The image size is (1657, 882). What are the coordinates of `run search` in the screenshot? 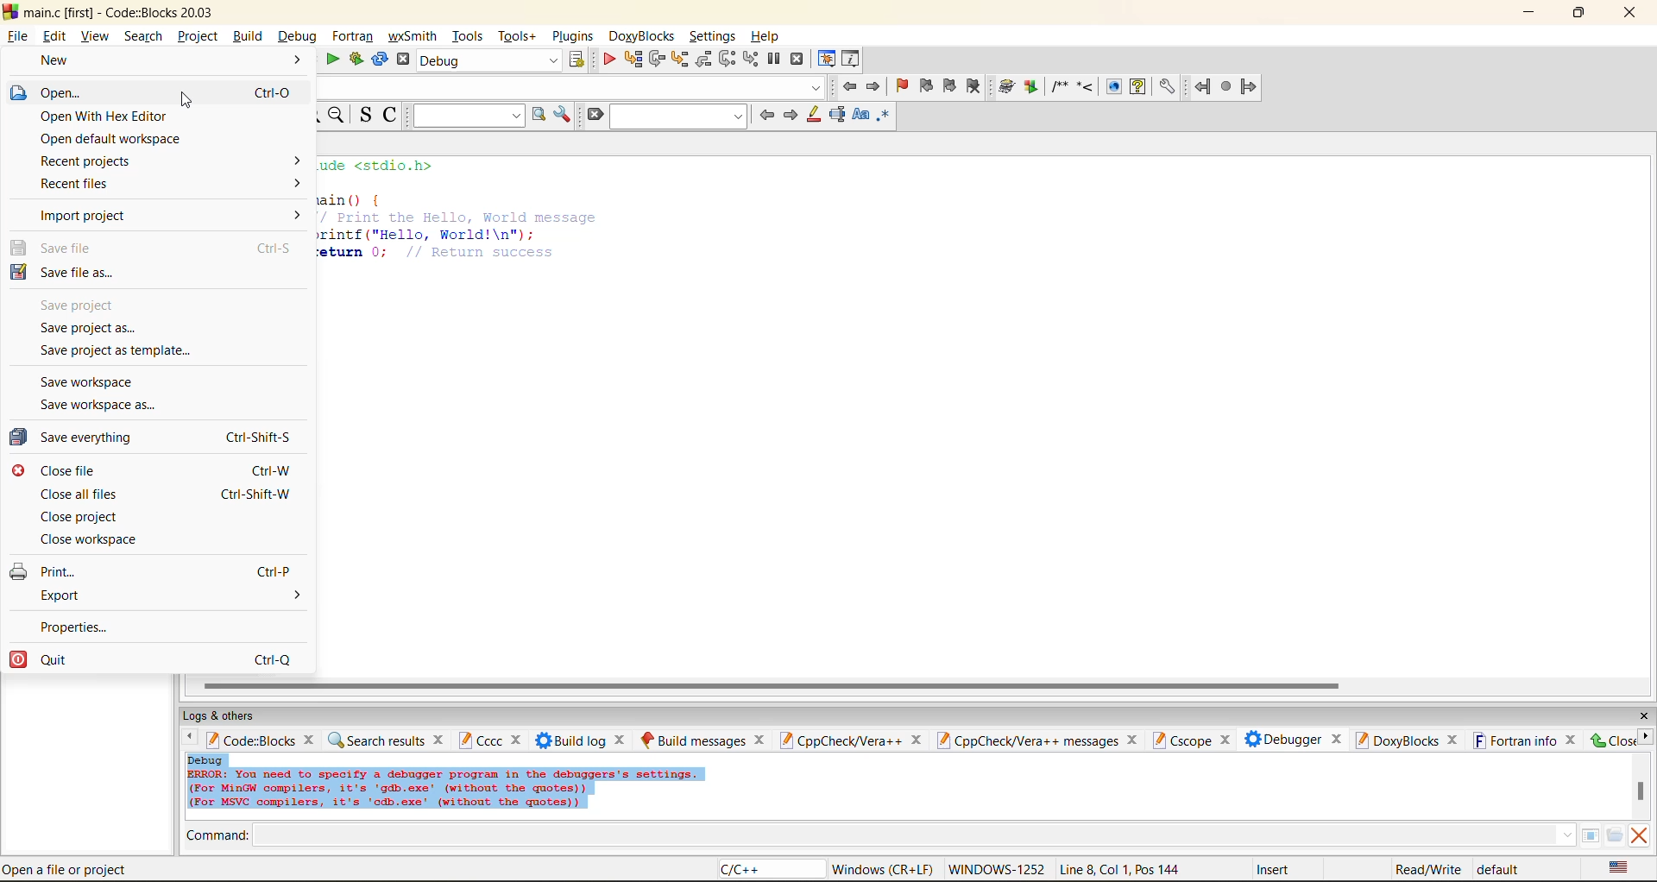 It's located at (538, 115).